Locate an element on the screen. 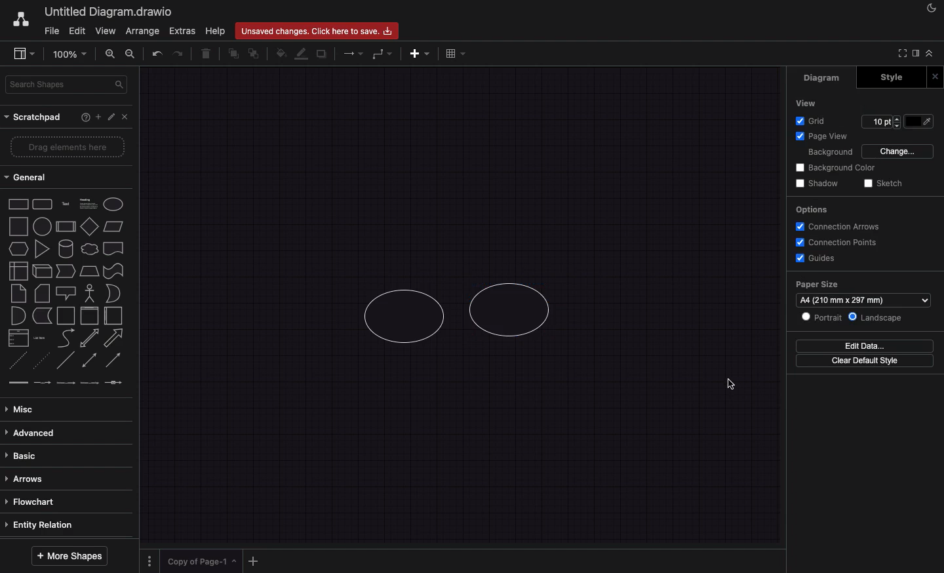 This screenshot has height=573, width=944. change is located at coordinates (898, 152).